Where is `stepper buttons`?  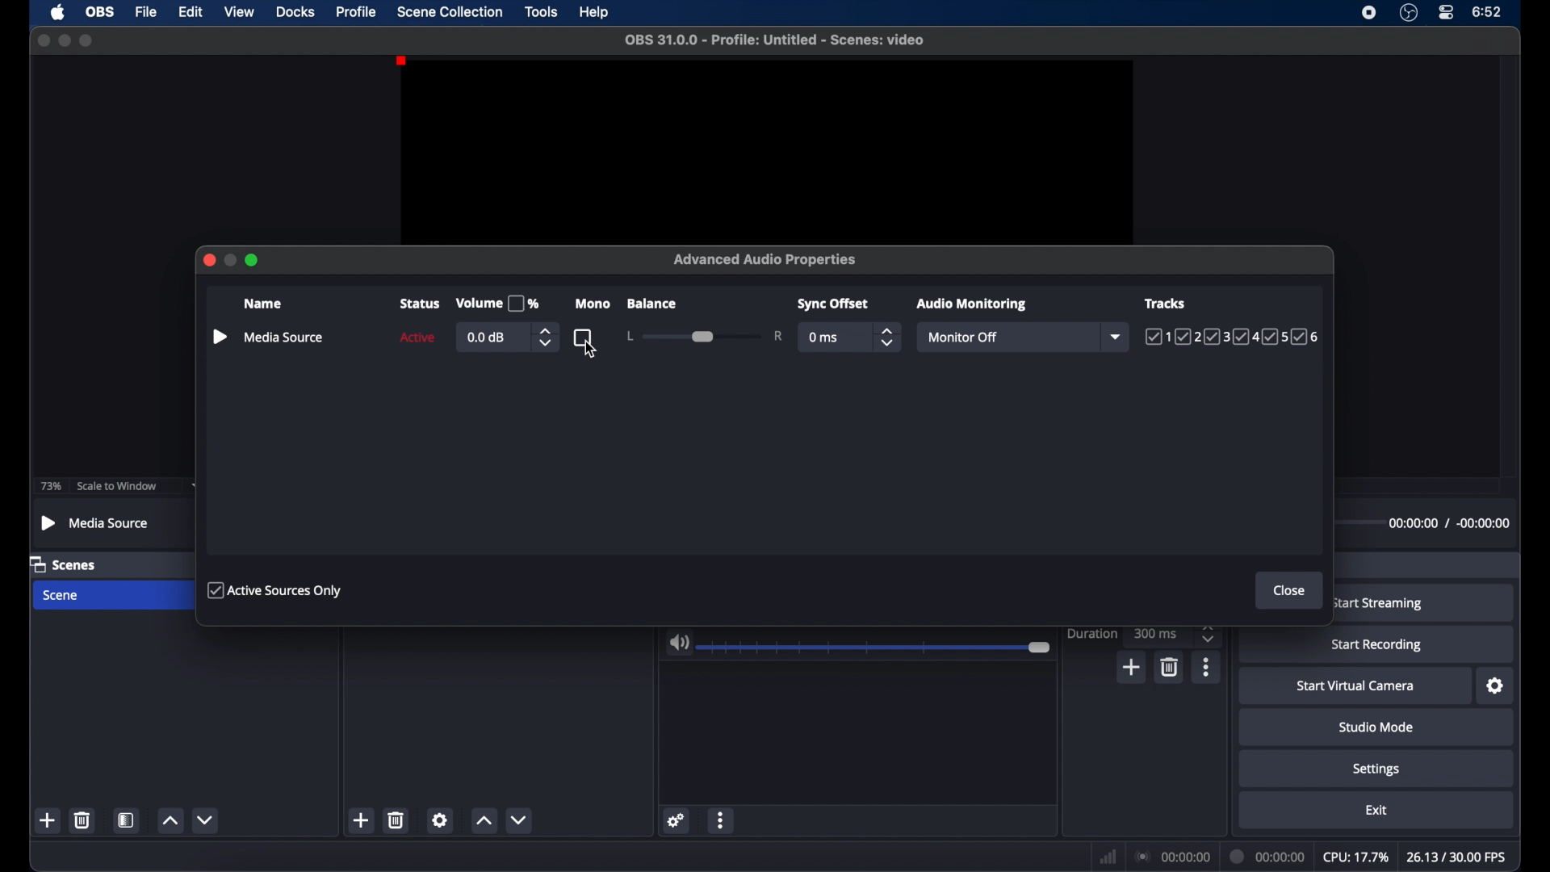 stepper buttons is located at coordinates (888, 337).